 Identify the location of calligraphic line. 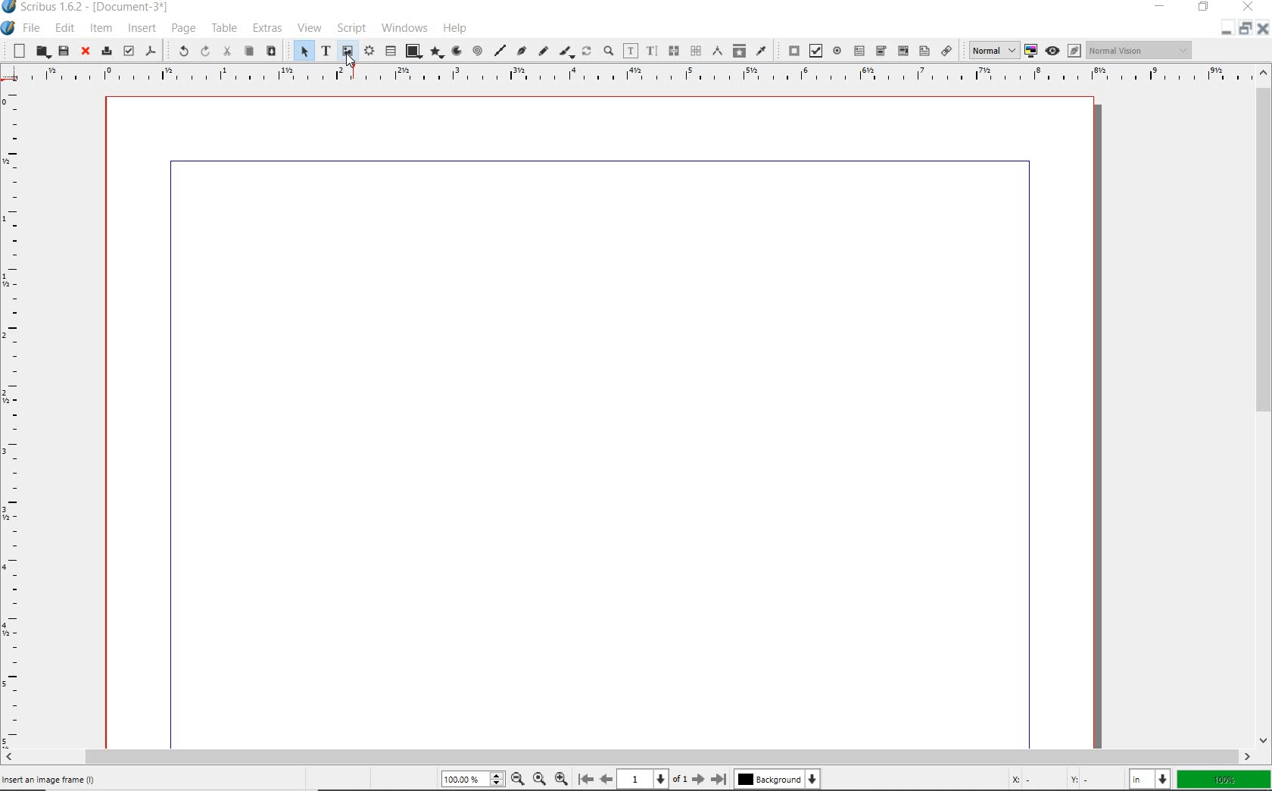
(566, 52).